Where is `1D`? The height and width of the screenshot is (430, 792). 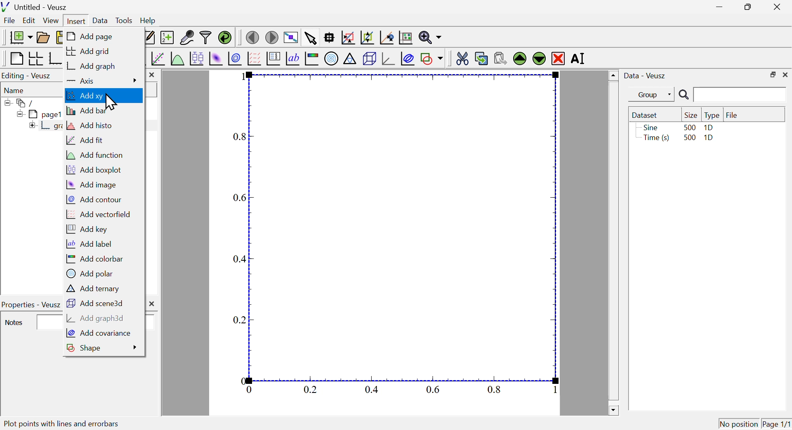 1D is located at coordinates (709, 139).